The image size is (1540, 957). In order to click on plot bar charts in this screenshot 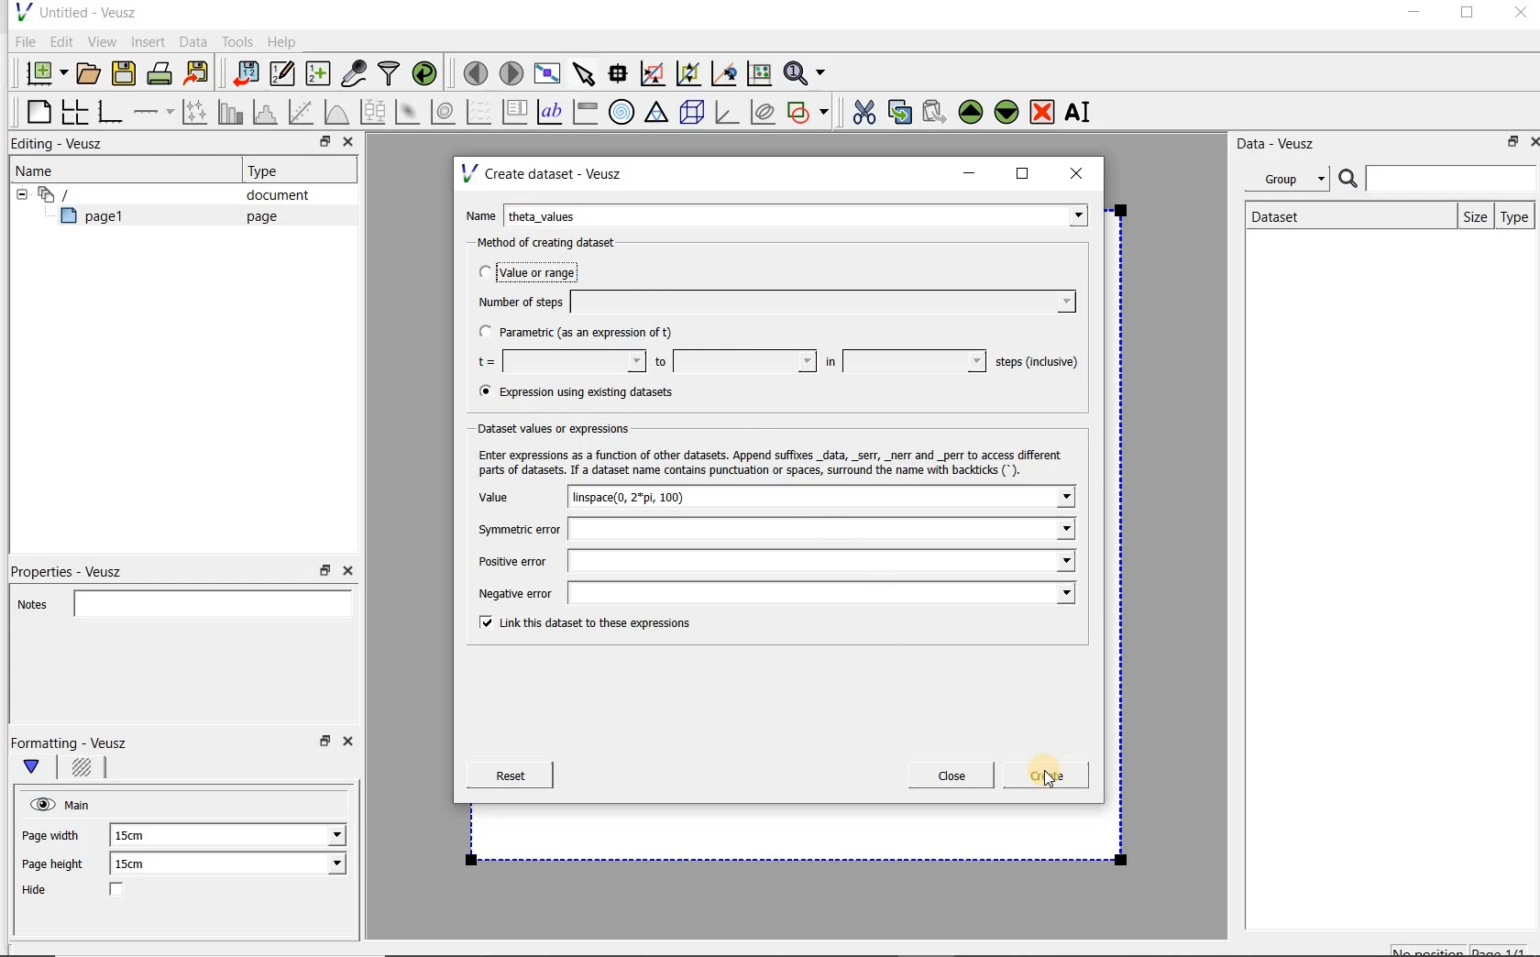, I will do `click(231, 112)`.